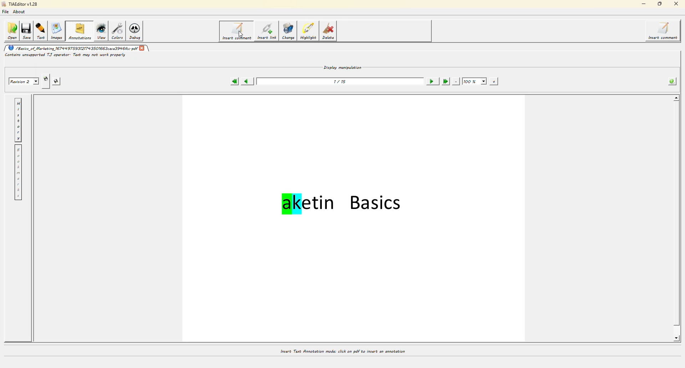  I want to click on change, so click(290, 32).